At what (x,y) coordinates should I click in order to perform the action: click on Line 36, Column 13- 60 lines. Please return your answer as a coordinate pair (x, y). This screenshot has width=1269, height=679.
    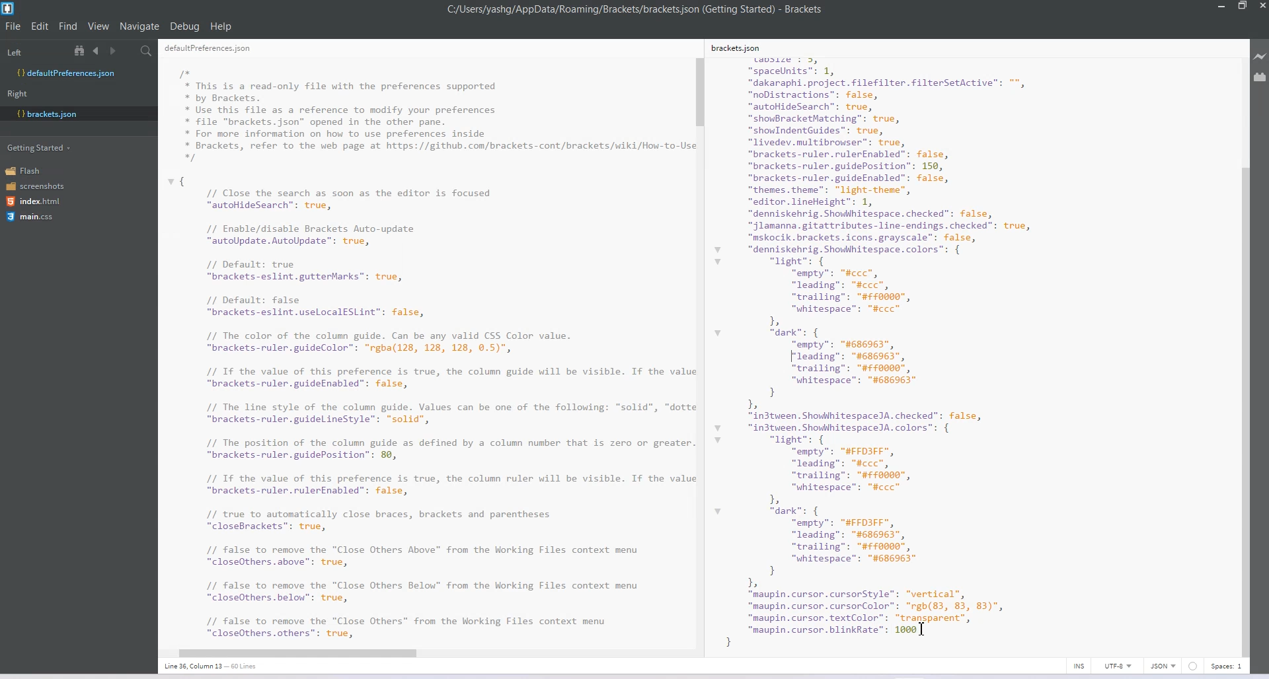
    Looking at the image, I should click on (217, 666).